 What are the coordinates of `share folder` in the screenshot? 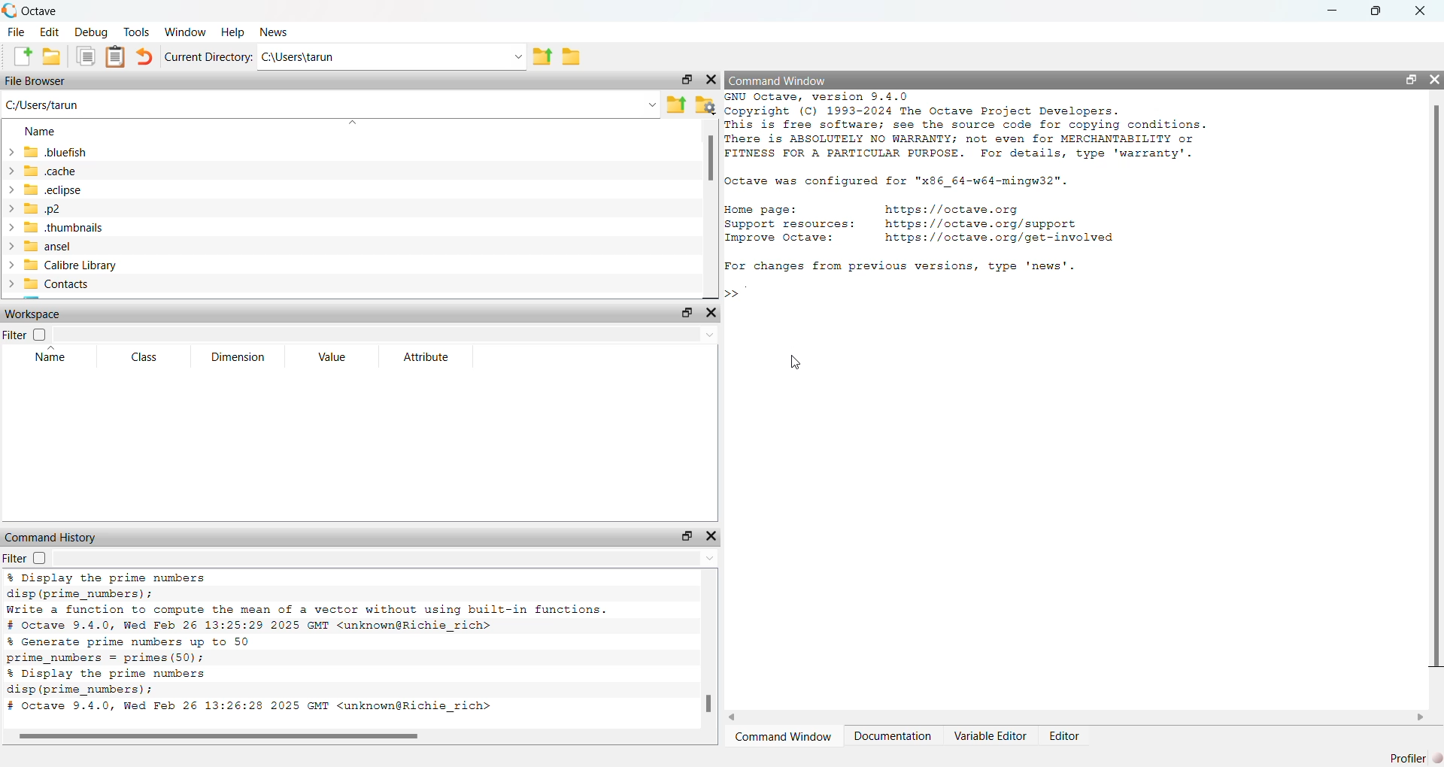 It's located at (676, 105).